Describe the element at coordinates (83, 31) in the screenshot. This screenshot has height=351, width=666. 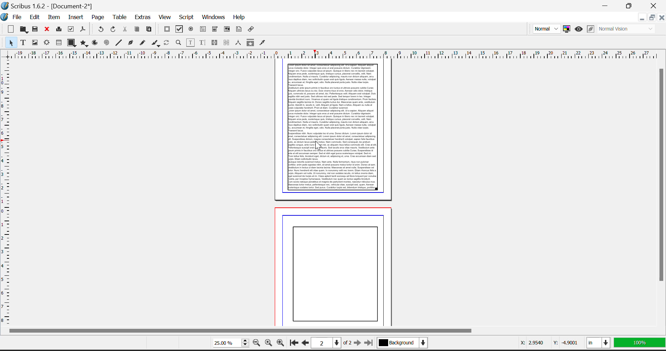
I see `Export as PDF` at that location.